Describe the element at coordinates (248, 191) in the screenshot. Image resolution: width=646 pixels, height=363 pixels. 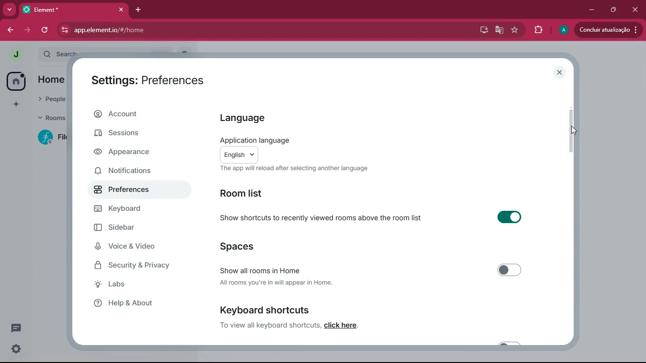
I see `room list` at that location.